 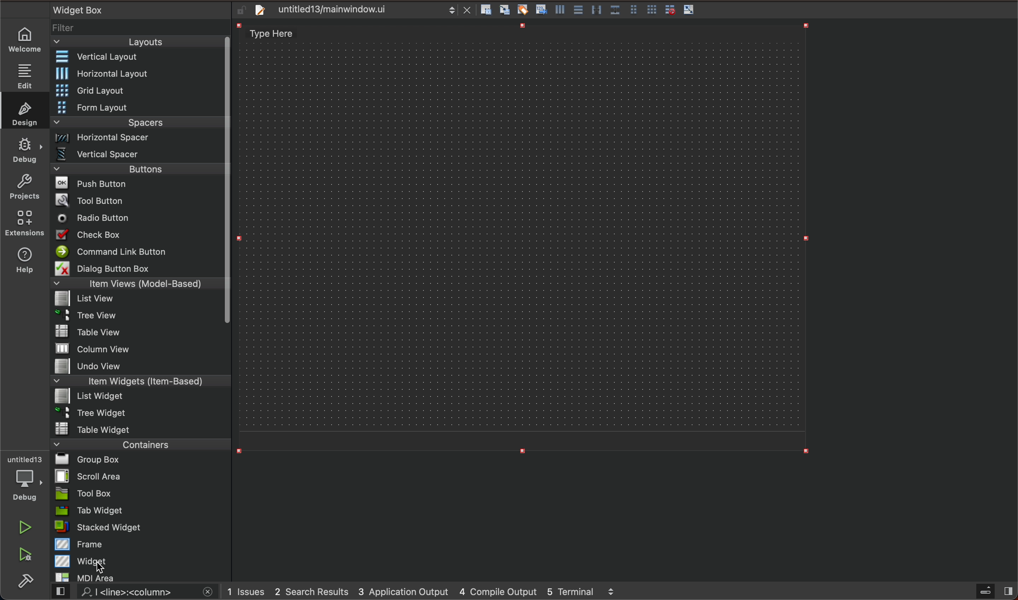 What do you see at coordinates (135, 577) in the screenshot?
I see `MDI Area` at bounding box center [135, 577].